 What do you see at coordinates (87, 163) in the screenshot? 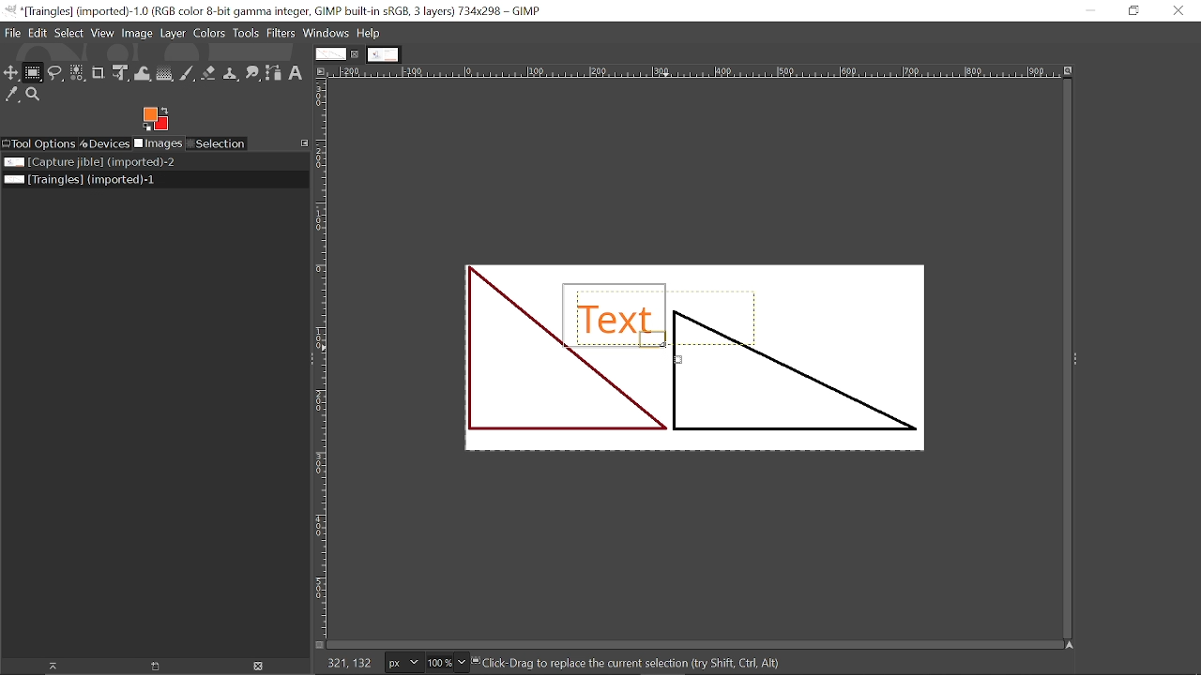
I see `Image file titled "Capture jible"` at bounding box center [87, 163].